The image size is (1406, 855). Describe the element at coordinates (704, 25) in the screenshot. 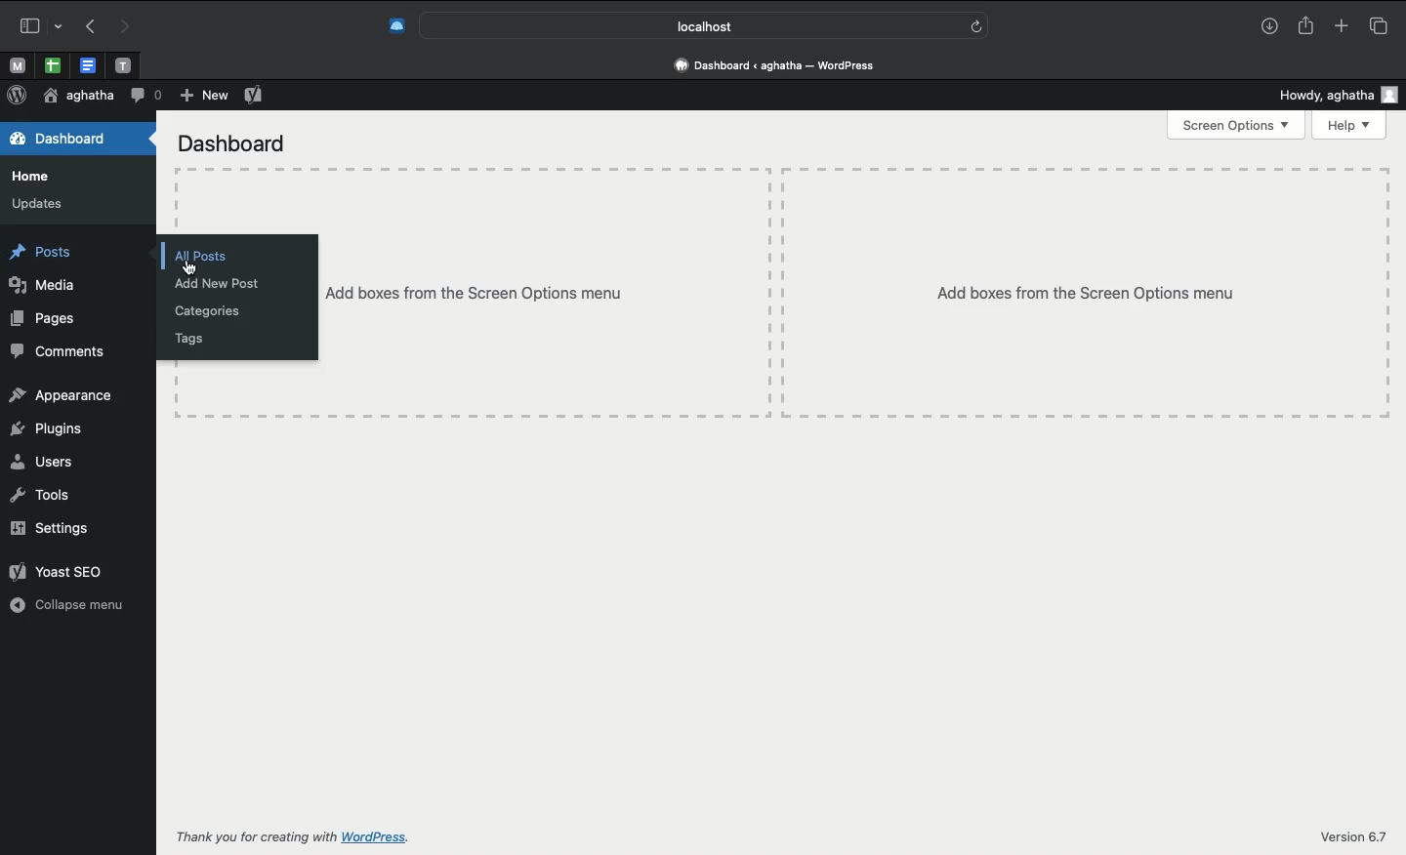

I see `Search bar` at that location.